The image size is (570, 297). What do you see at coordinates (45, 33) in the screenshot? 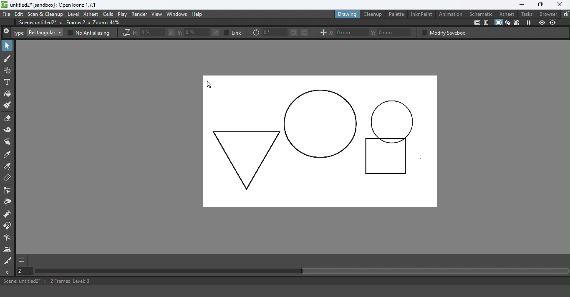
I see `Rectangular` at bounding box center [45, 33].